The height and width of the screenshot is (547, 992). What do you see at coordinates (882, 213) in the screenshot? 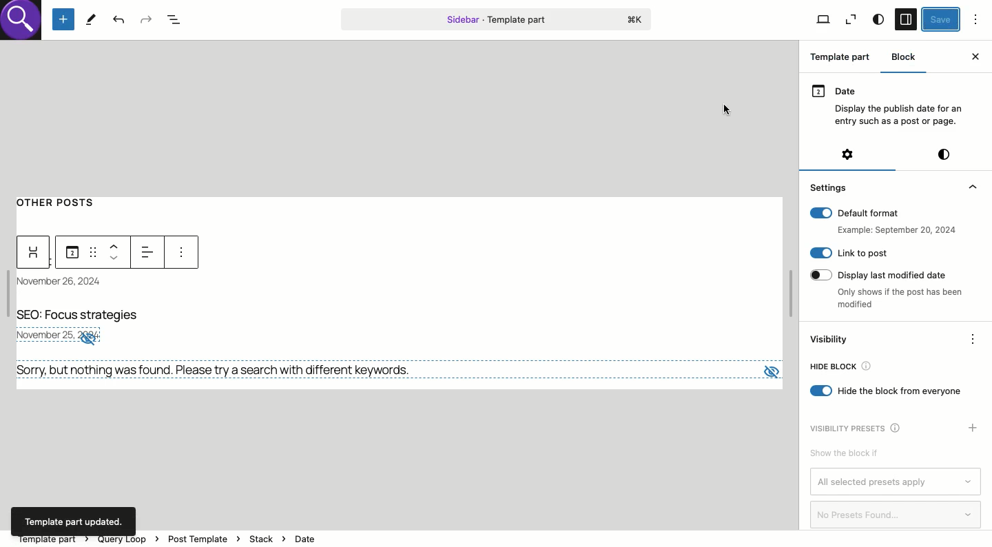
I see `Default format` at bounding box center [882, 213].